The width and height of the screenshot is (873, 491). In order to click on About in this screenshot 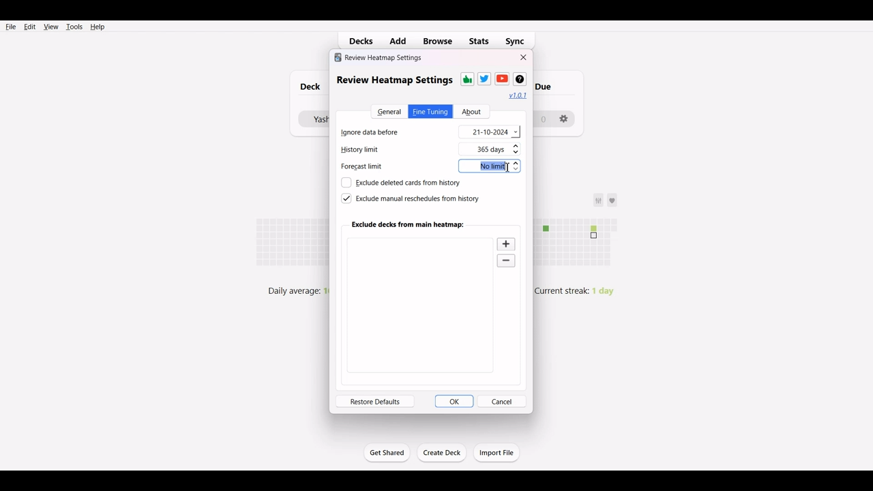, I will do `click(471, 112)`.